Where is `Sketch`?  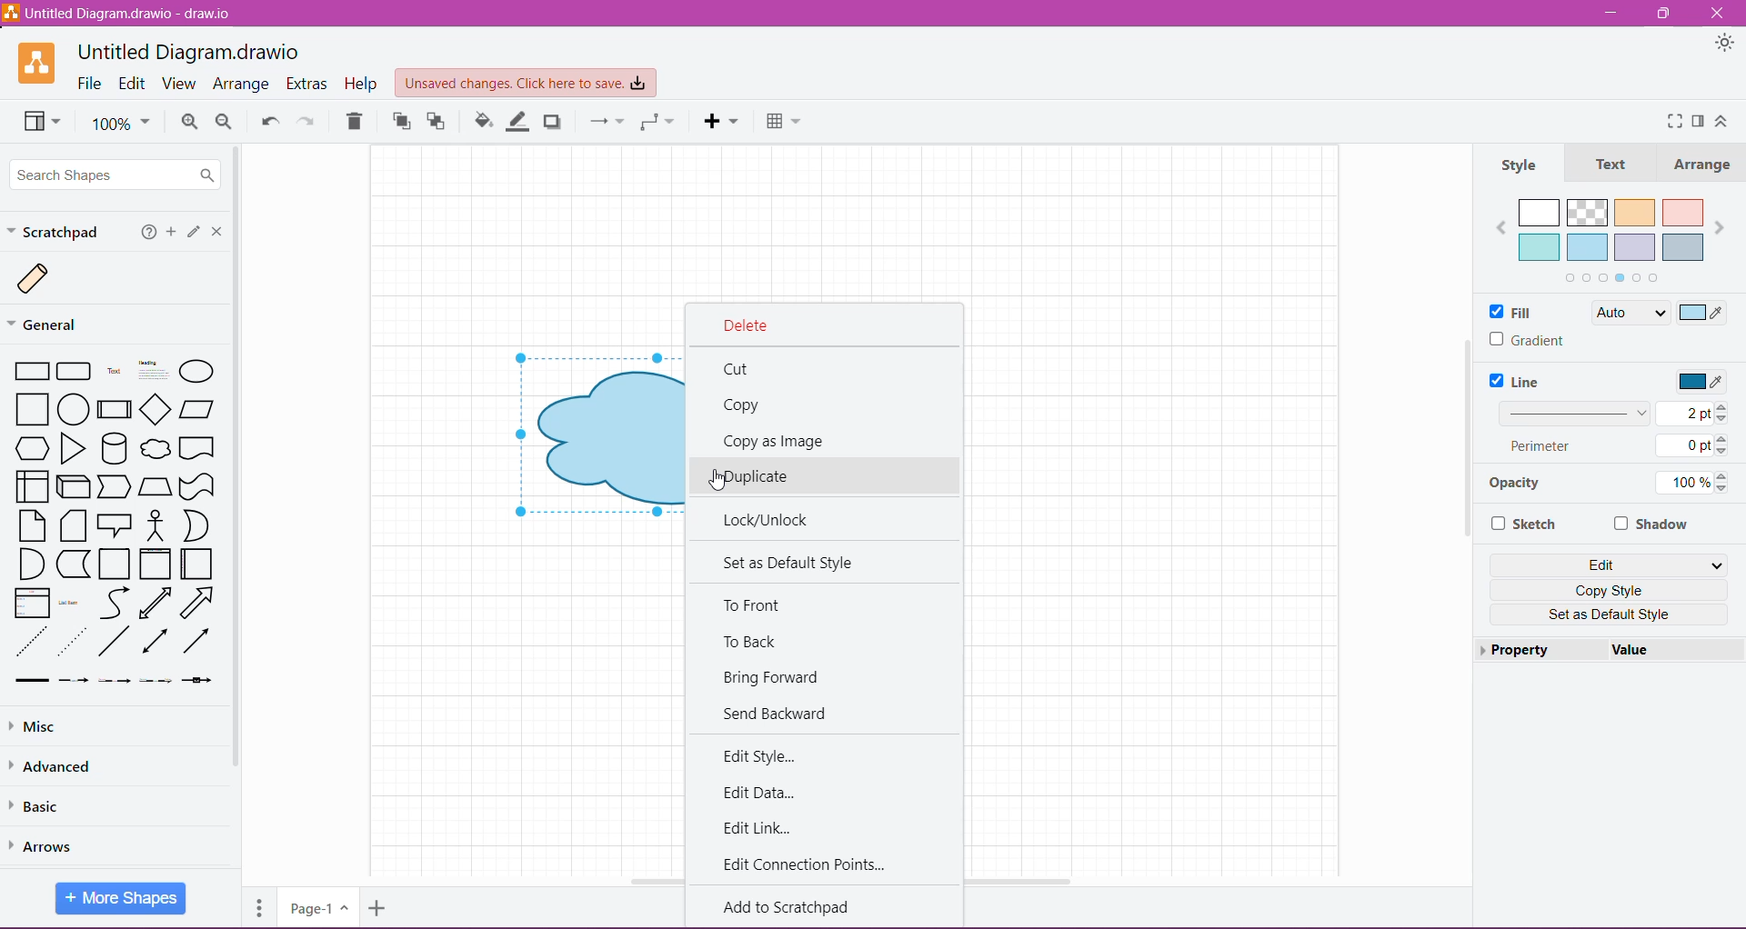 Sketch is located at coordinates (1525, 524).